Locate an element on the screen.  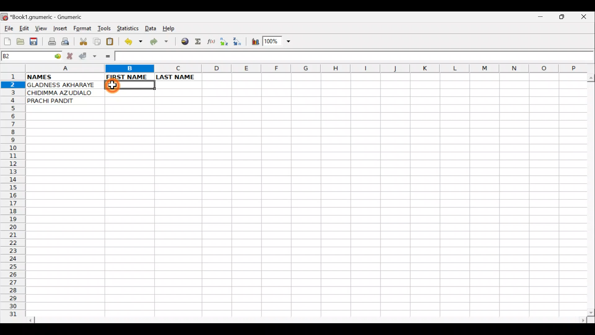
Gnumeric logo is located at coordinates (4, 17).